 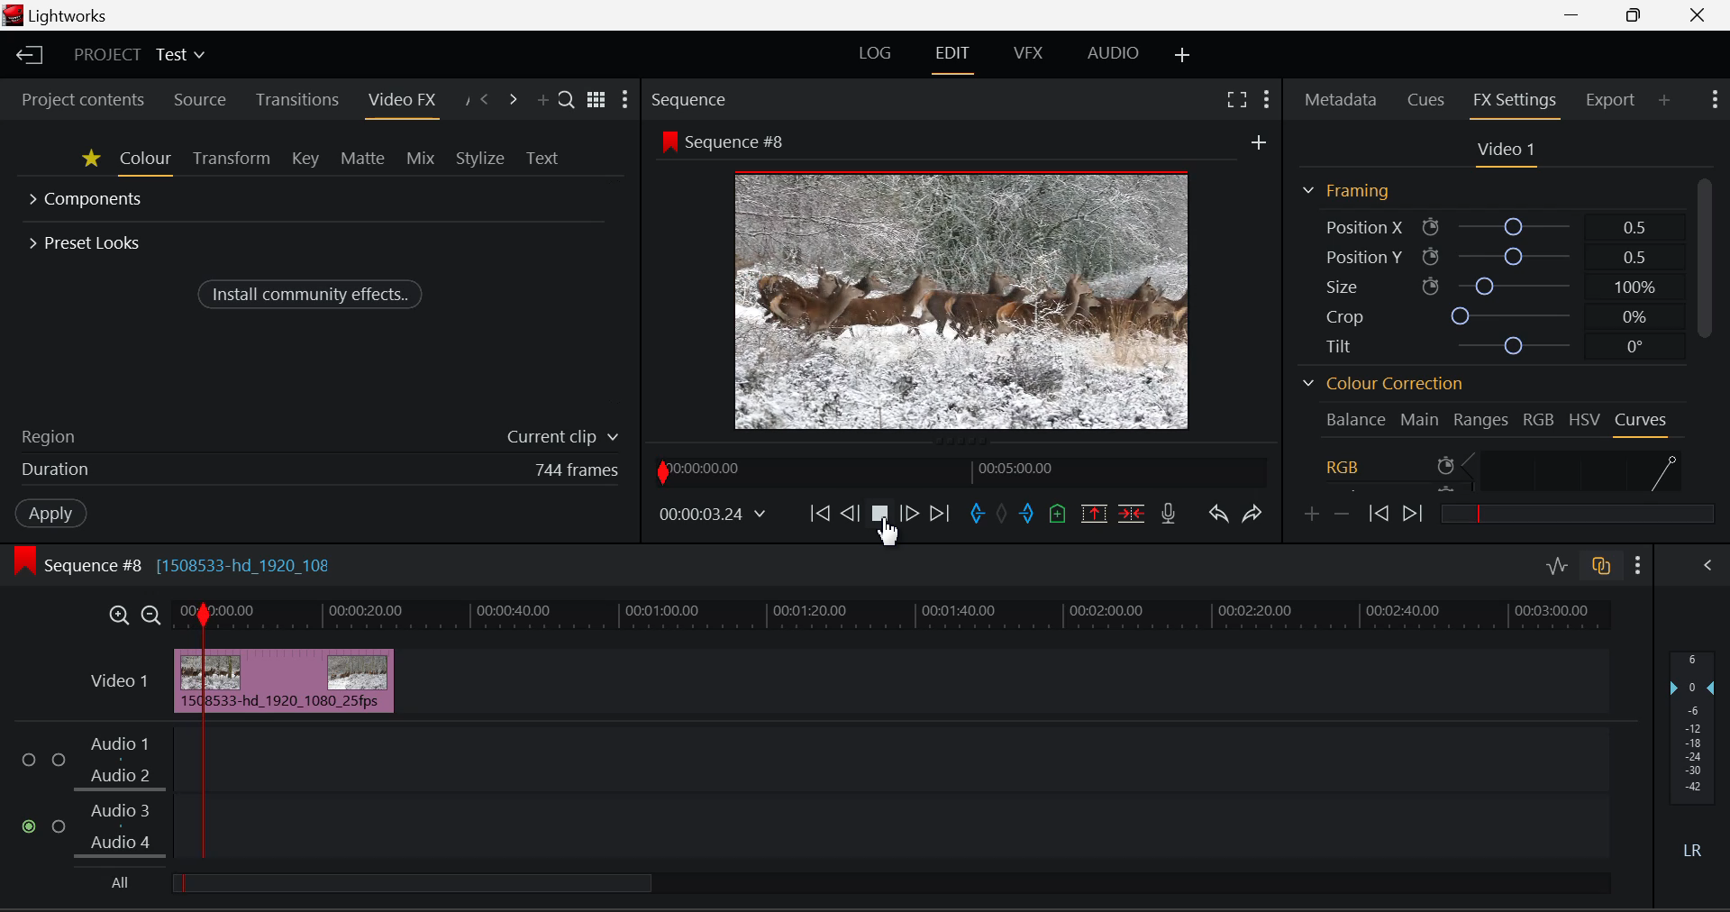 I want to click on Position X, so click(x=1483, y=226).